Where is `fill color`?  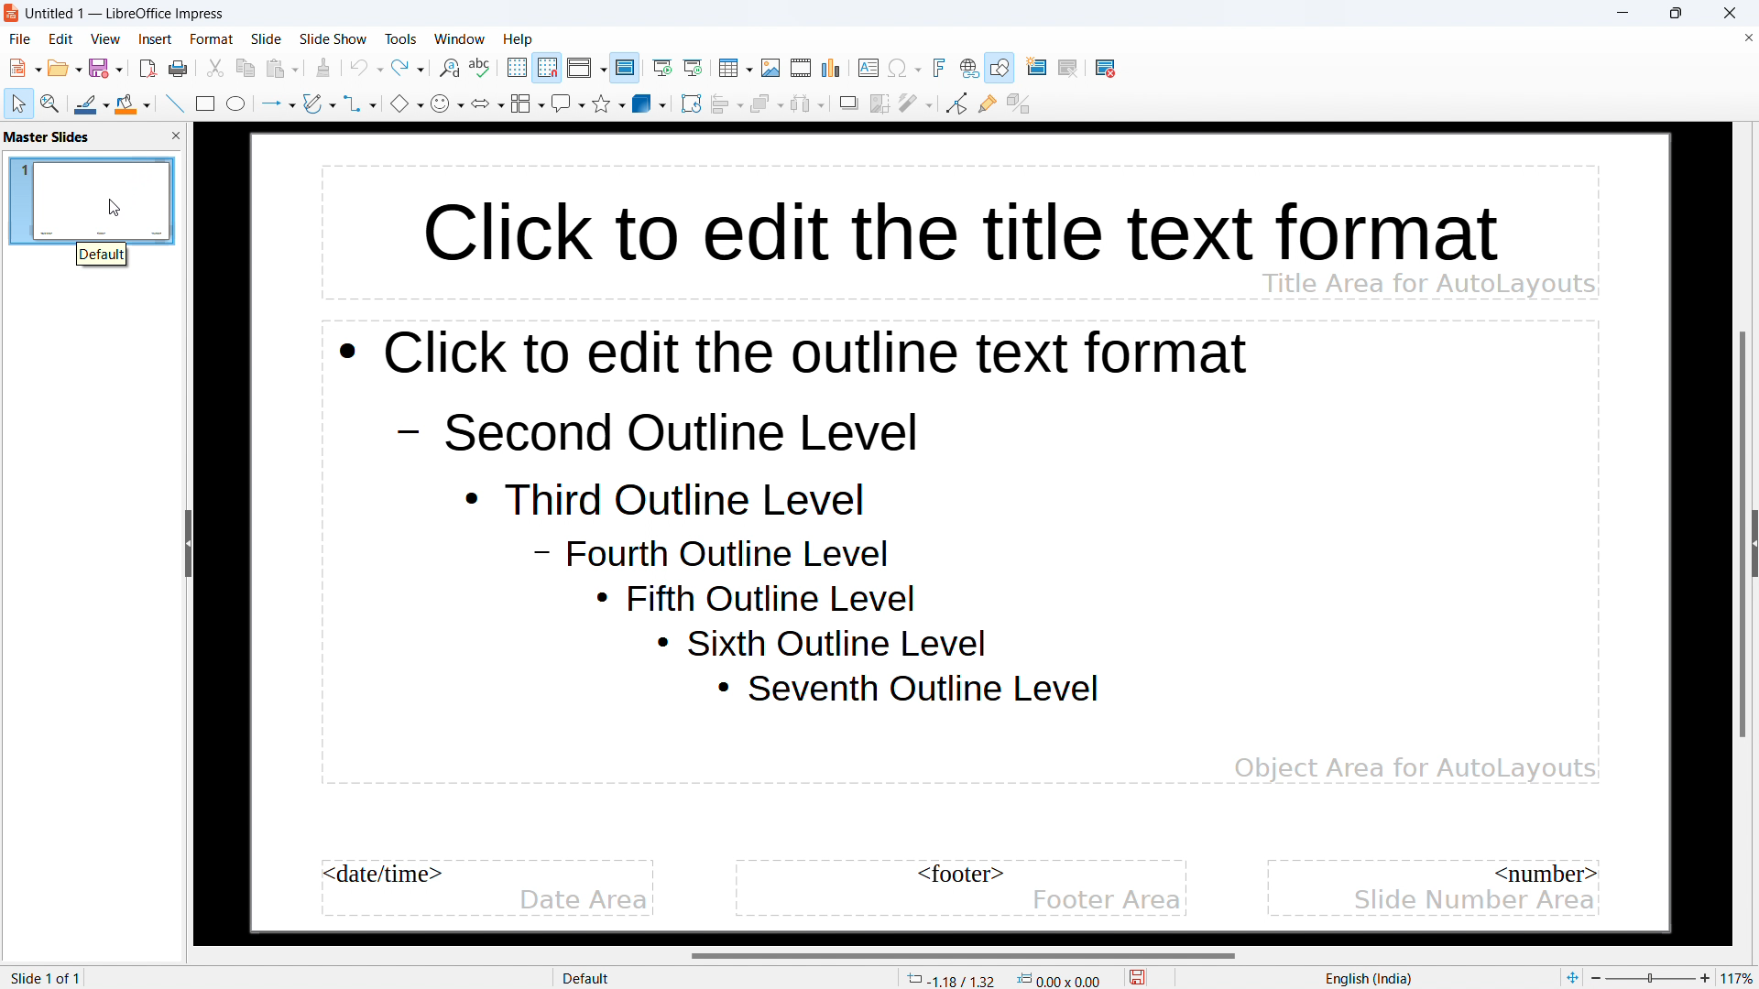 fill color is located at coordinates (135, 104).